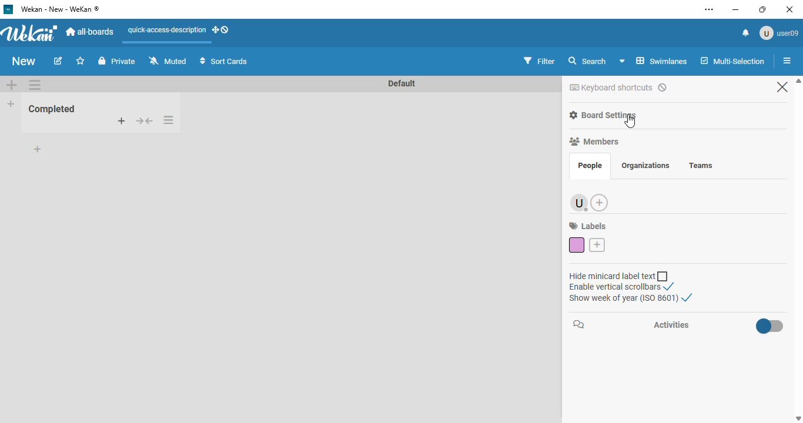 This screenshot has height=423, width=803. Describe the element at coordinates (587, 226) in the screenshot. I see `labels` at that location.